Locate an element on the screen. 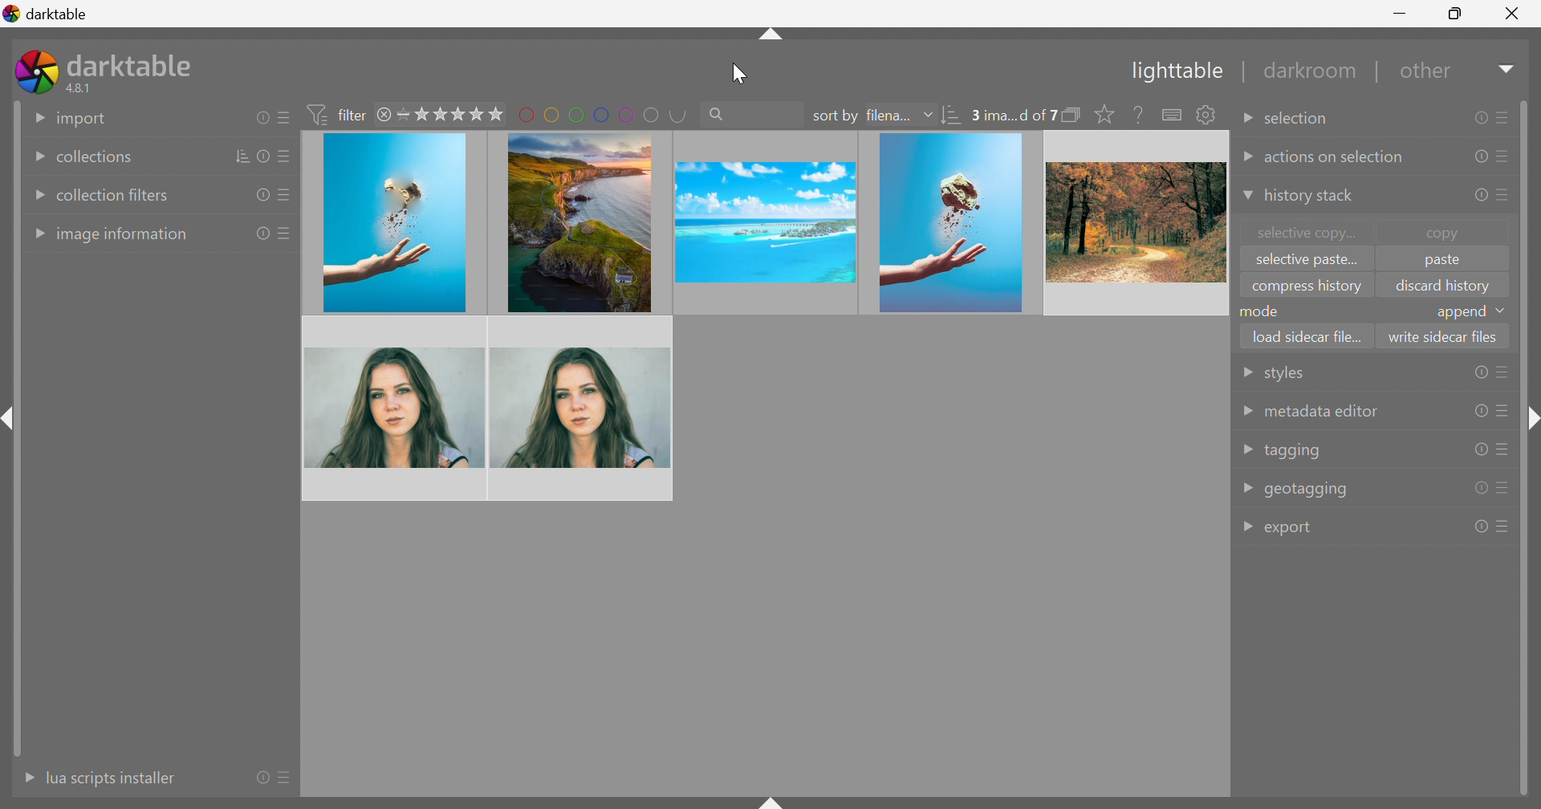 The image size is (1541, 809). shift+ctrl+r is located at coordinates (1530, 421).